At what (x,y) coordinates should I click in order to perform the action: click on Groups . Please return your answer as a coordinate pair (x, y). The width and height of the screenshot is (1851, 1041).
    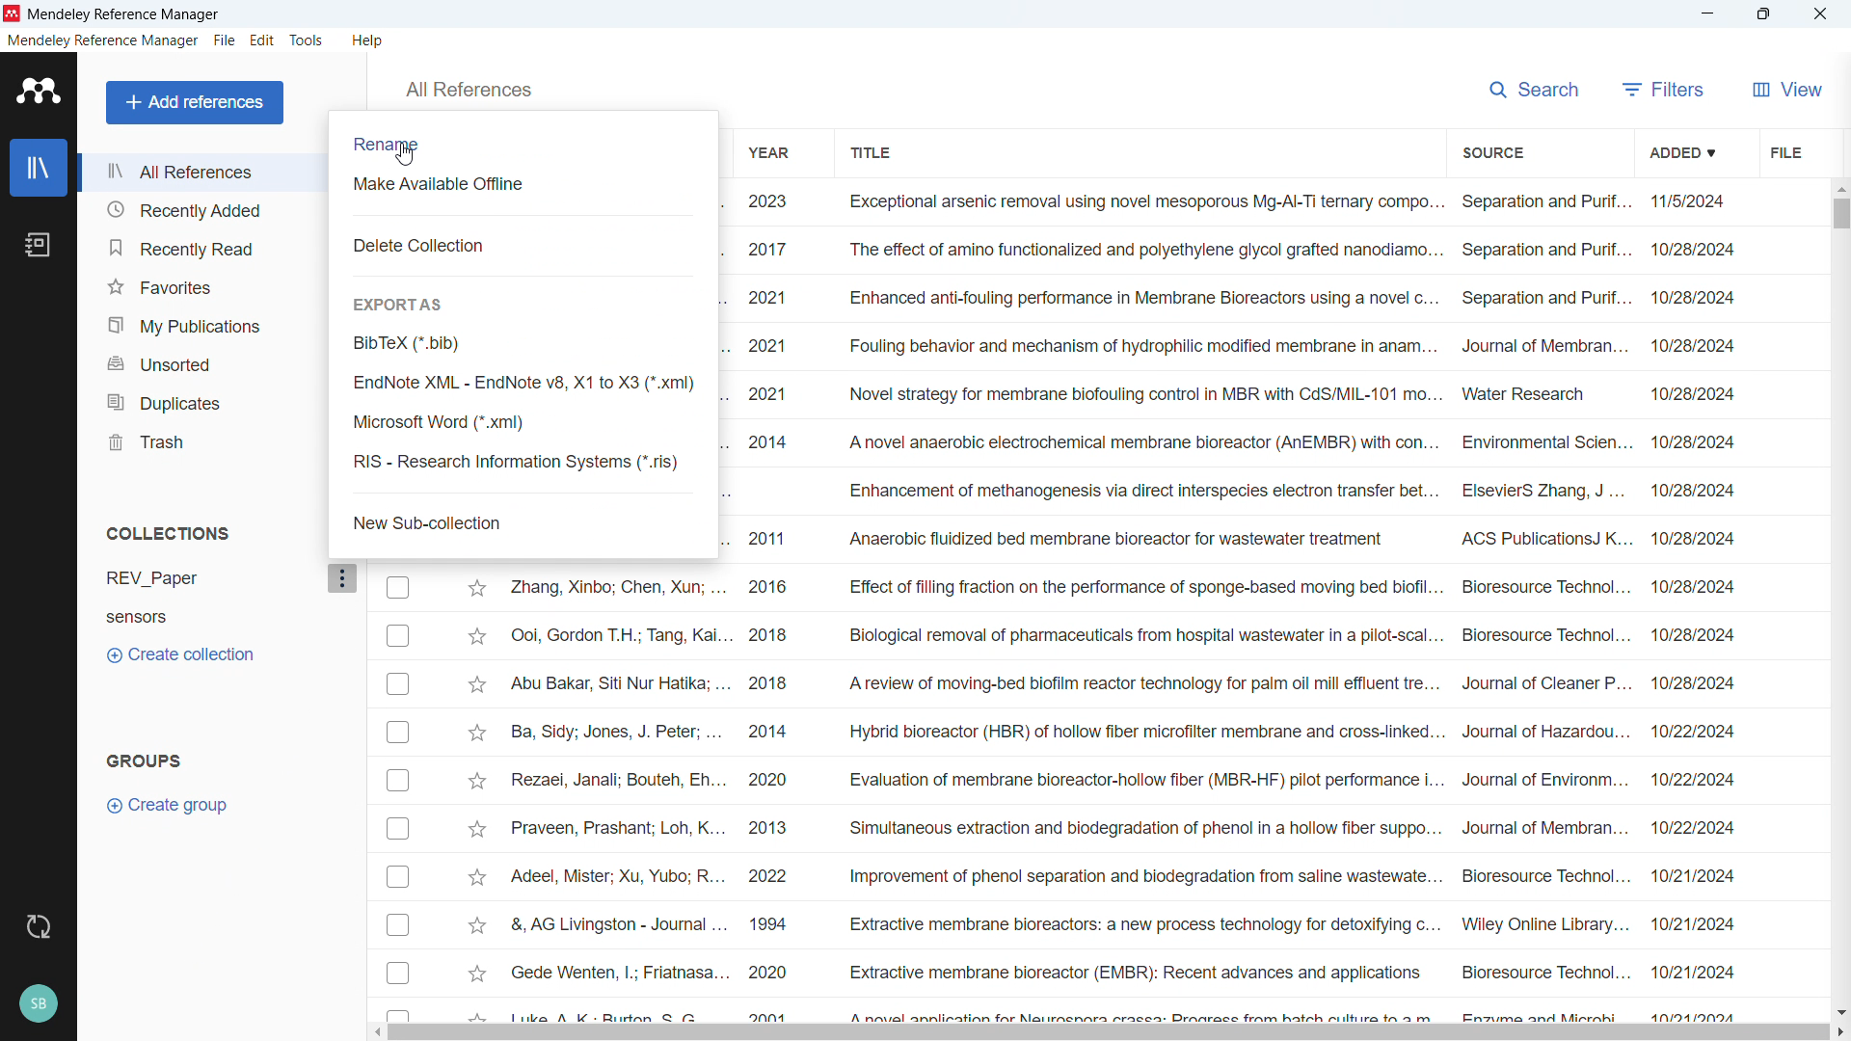
    Looking at the image, I should click on (142, 760).